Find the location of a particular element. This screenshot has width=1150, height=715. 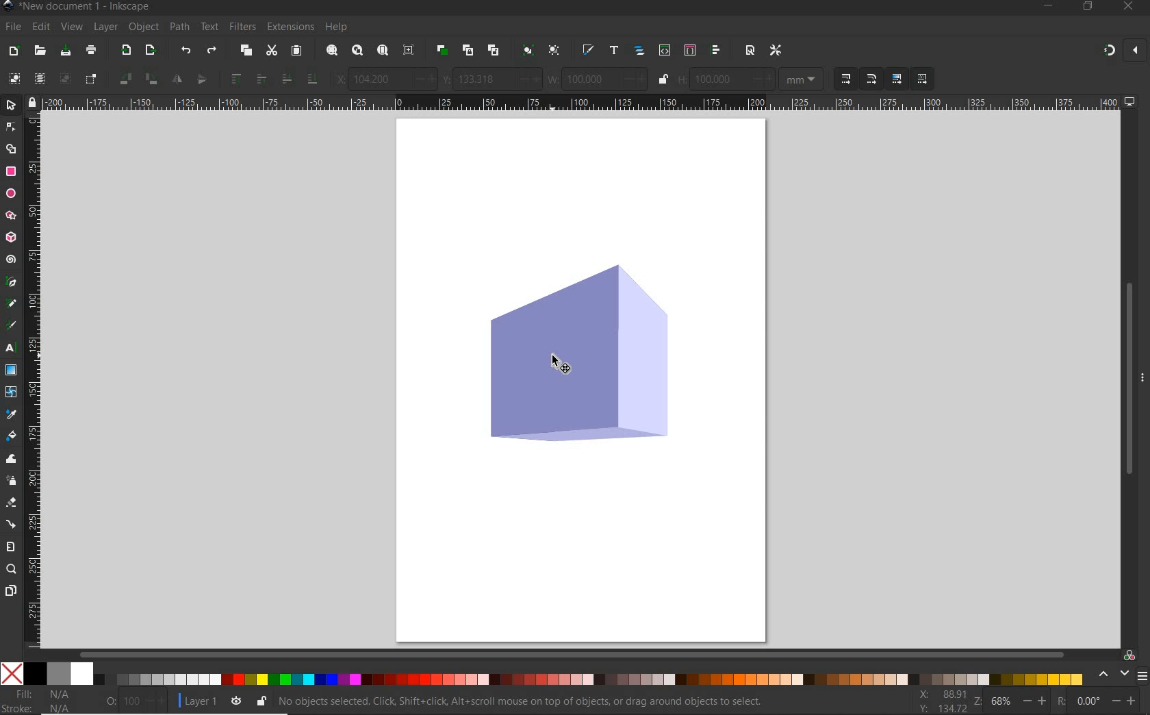

SNODE TOOL is located at coordinates (10, 127).